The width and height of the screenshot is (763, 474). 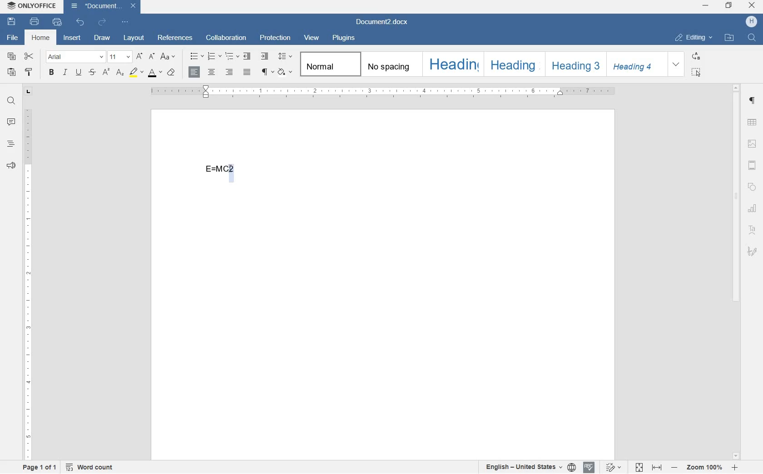 What do you see at coordinates (101, 24) in the screenshot?
I see `redo` at bounding box center [101, 24].